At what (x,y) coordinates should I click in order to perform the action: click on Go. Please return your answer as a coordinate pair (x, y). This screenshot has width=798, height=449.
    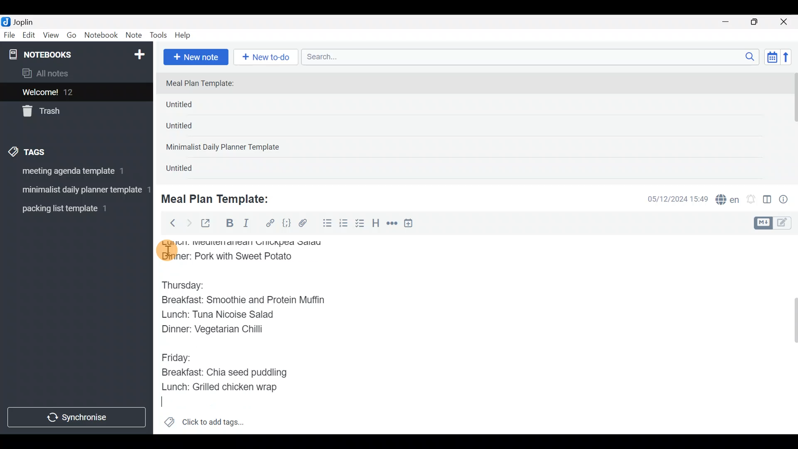
    Looking at the image, I should click on (71, 37).